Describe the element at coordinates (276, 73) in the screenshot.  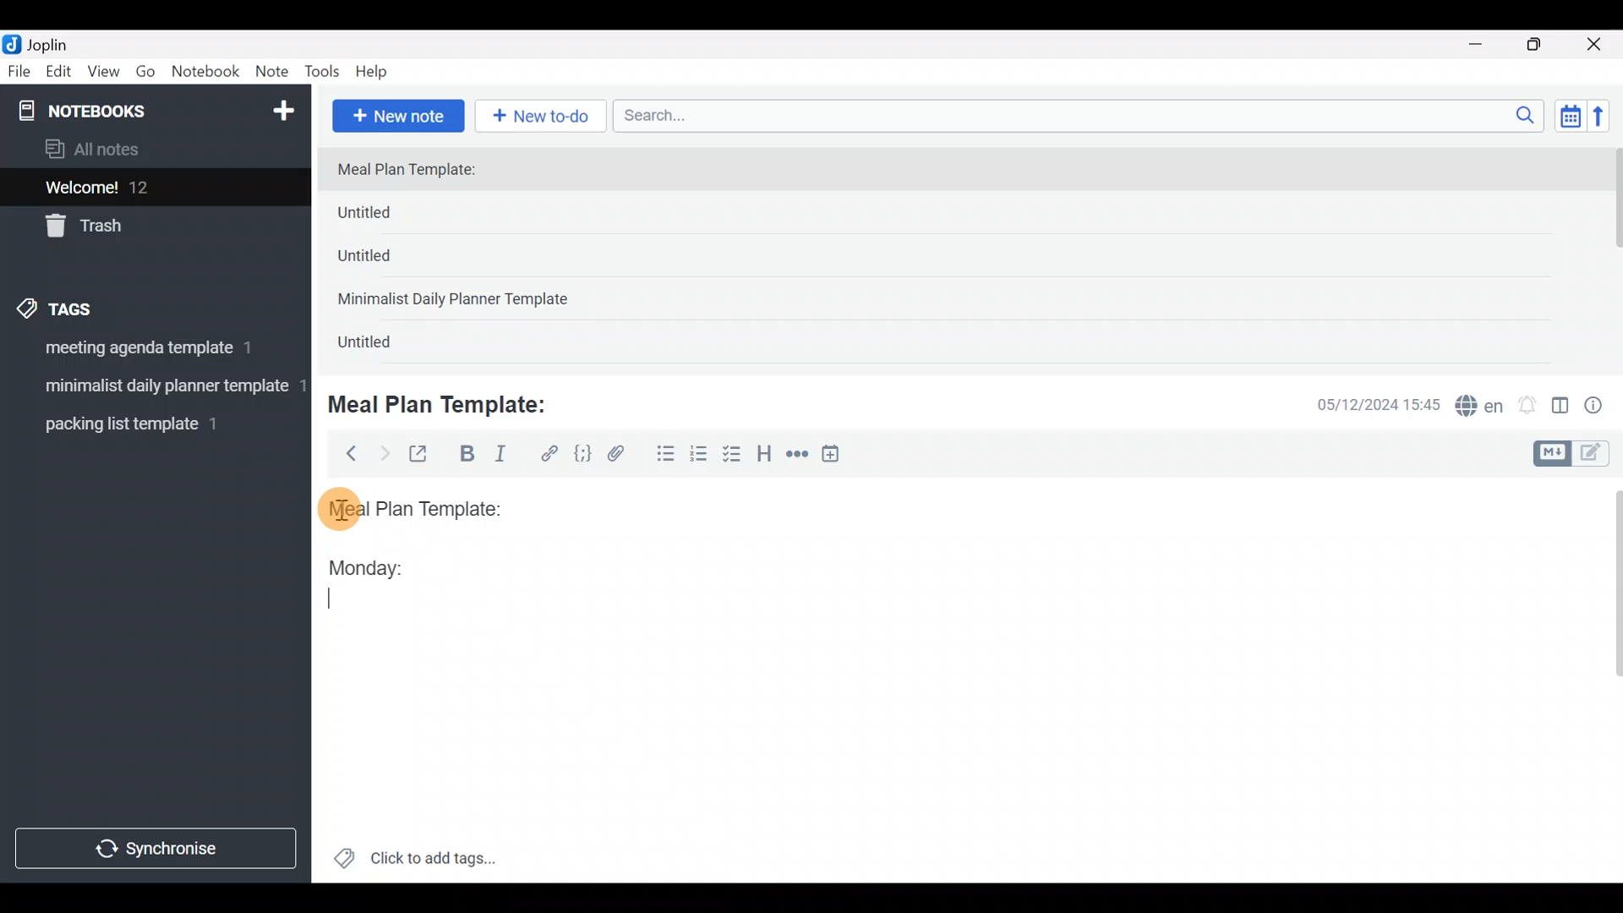
I see `Note` at that location.